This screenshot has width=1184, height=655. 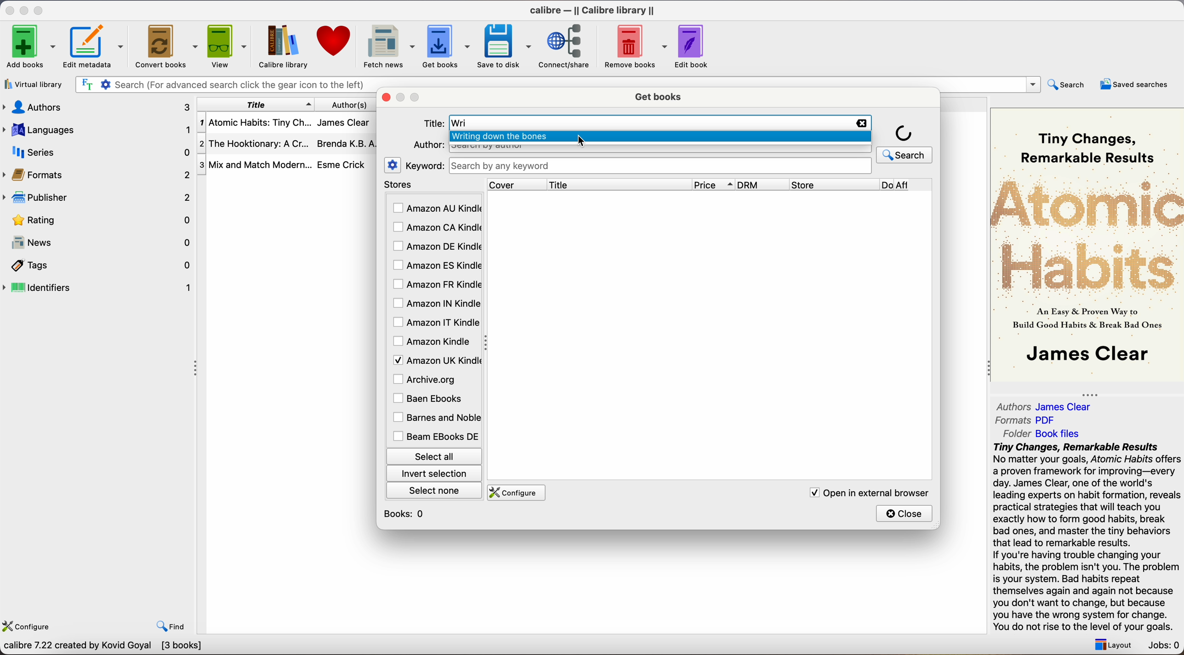 What do you see at coordinates (9, 10) in the screenshot?
I see `close` at bounding box center [9, 10].